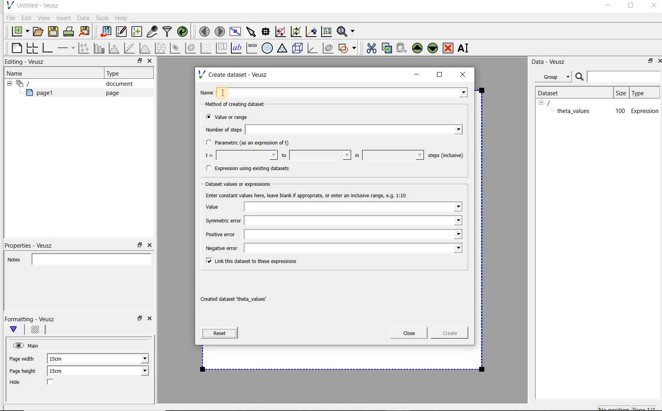 Image resolution: width=662 pixels, height=411 pixels. Describe the element at coordinates (101, 18) in the screenshot. I see `Tools` at that location.